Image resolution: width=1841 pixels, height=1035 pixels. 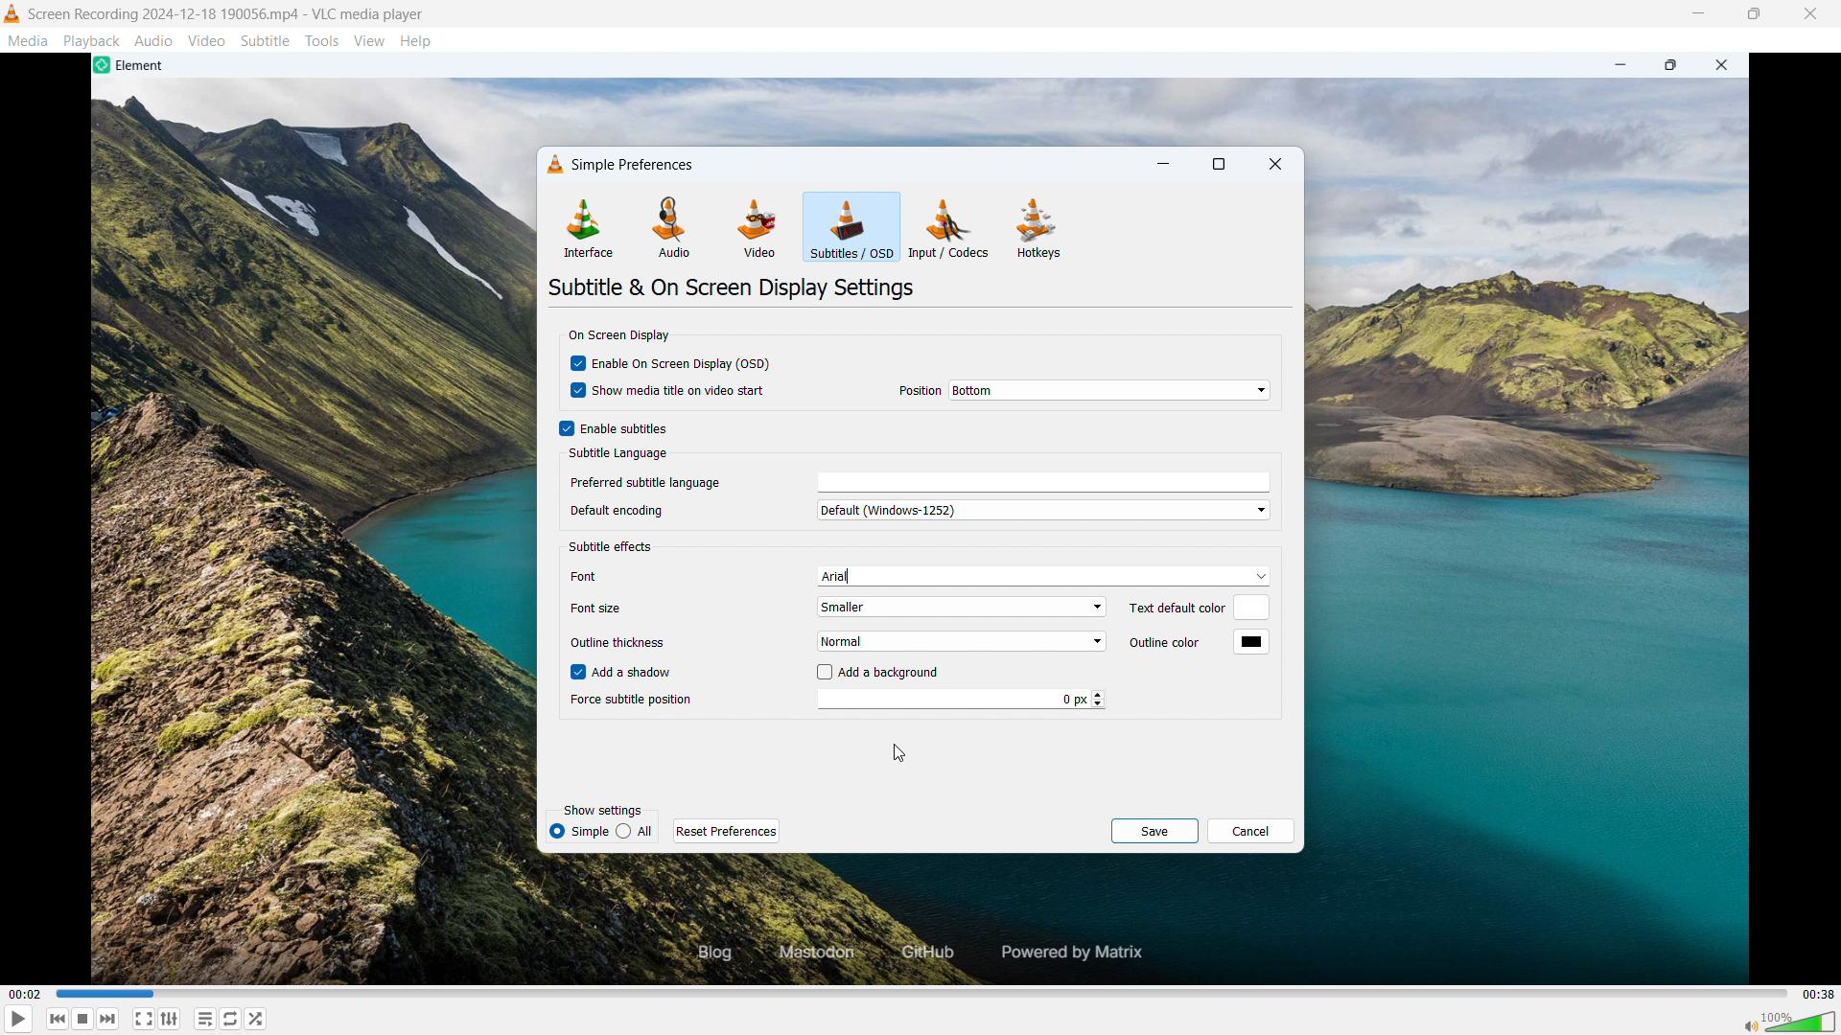 What do you see at coordinates (107, 1019) in the screenshot?
I see `forward or next media` at bounding box center [107, 1019].